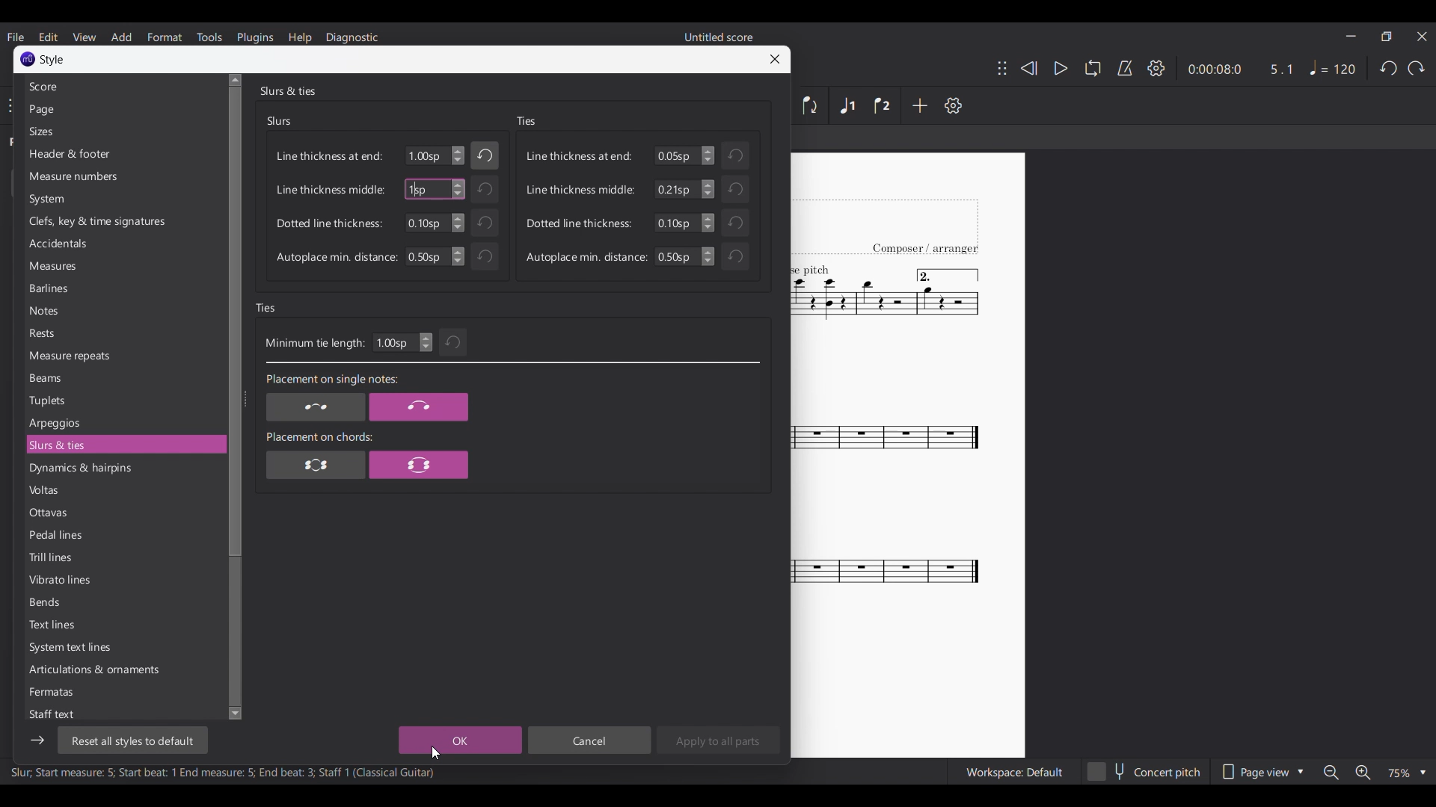 The image size is (1436, 807). Describe the element at coordinates (419, 464) in the screenshot. I see `Placement on chords option 2` at that location.